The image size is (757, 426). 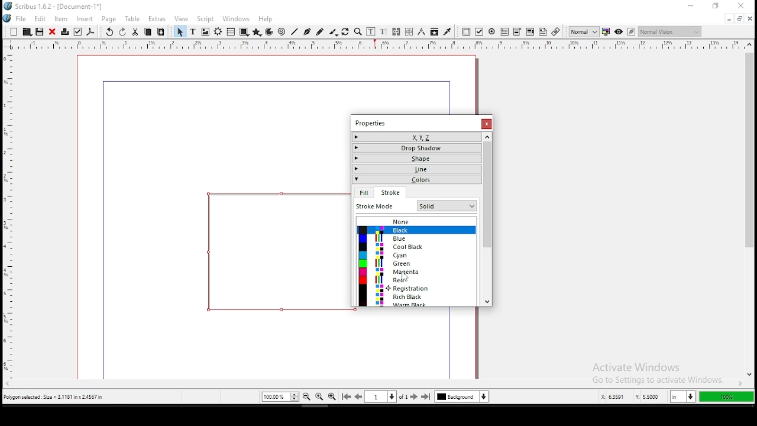 What do you see at coordinates (26, 31) in the screenshot?
I see `open` at bounding box center [26, 31].